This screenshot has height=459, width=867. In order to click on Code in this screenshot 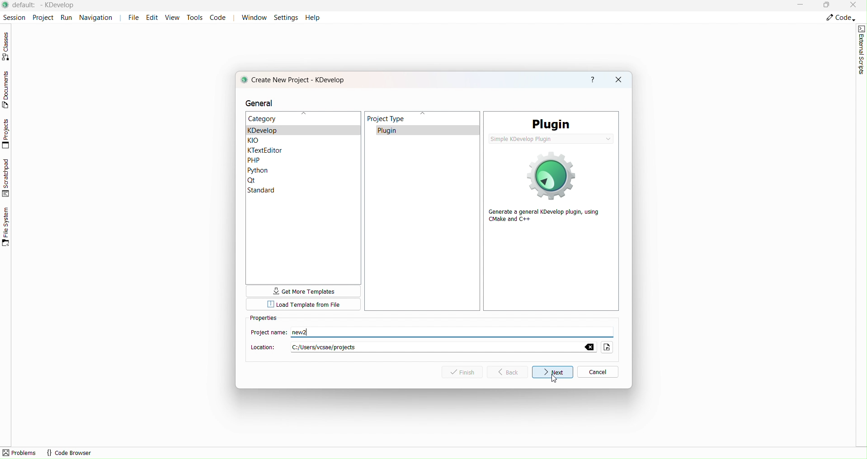, I will do `click(840, 18)`.